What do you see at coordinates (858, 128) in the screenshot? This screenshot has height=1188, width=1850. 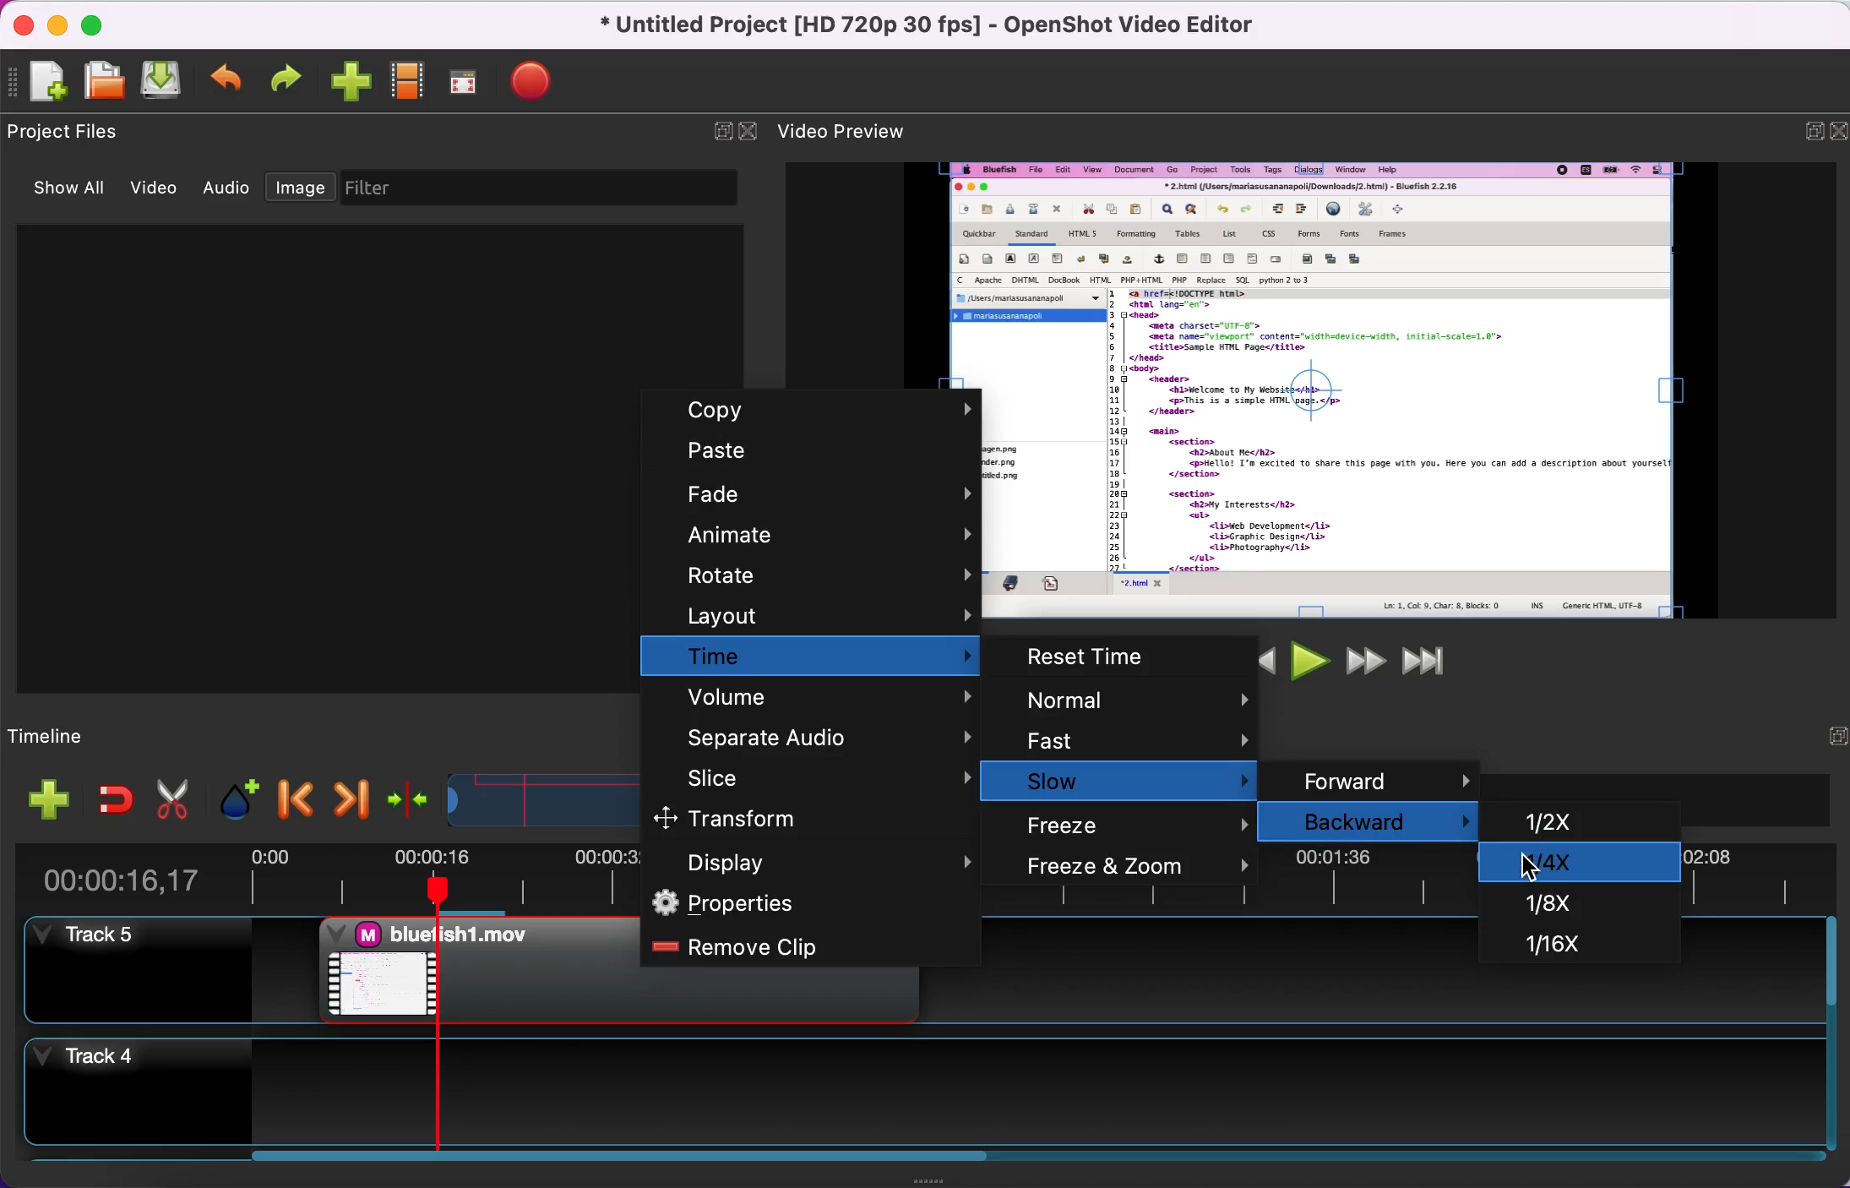 I see `video preview` at bounding box center [858, 128].